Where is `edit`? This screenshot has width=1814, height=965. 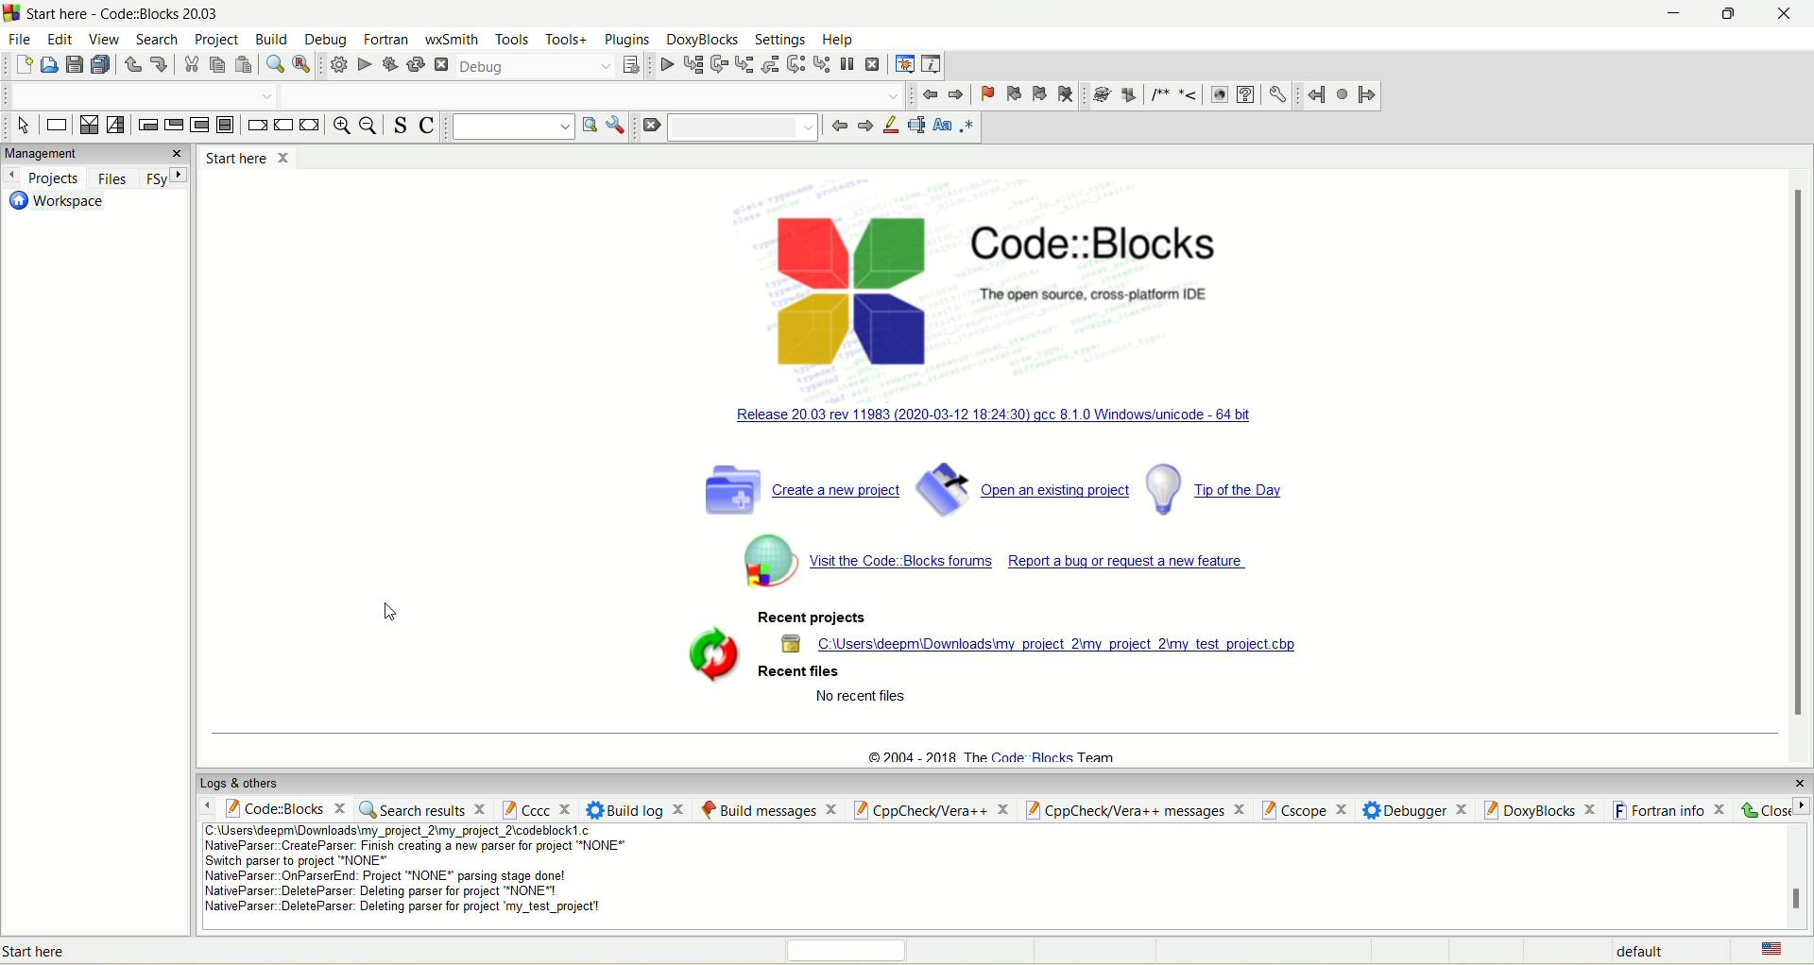
edit is located at coordinates (60, 42).